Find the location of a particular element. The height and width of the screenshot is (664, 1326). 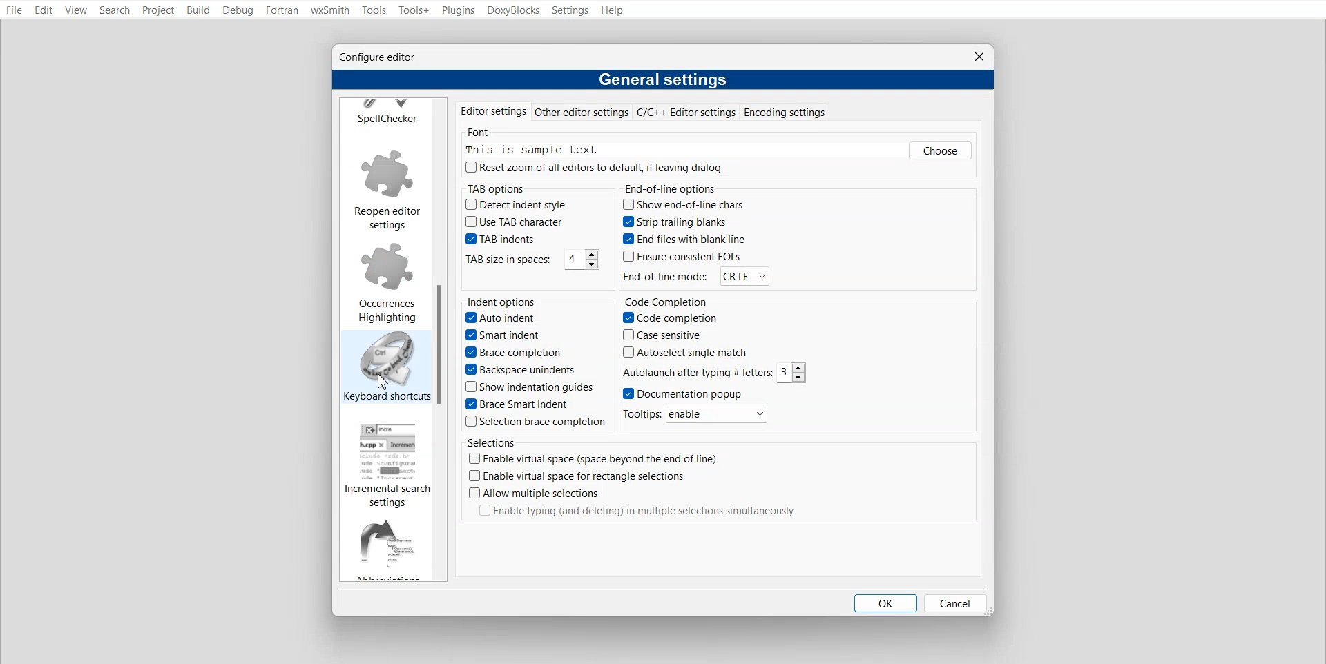

Build is located at coordinates (197, 10).